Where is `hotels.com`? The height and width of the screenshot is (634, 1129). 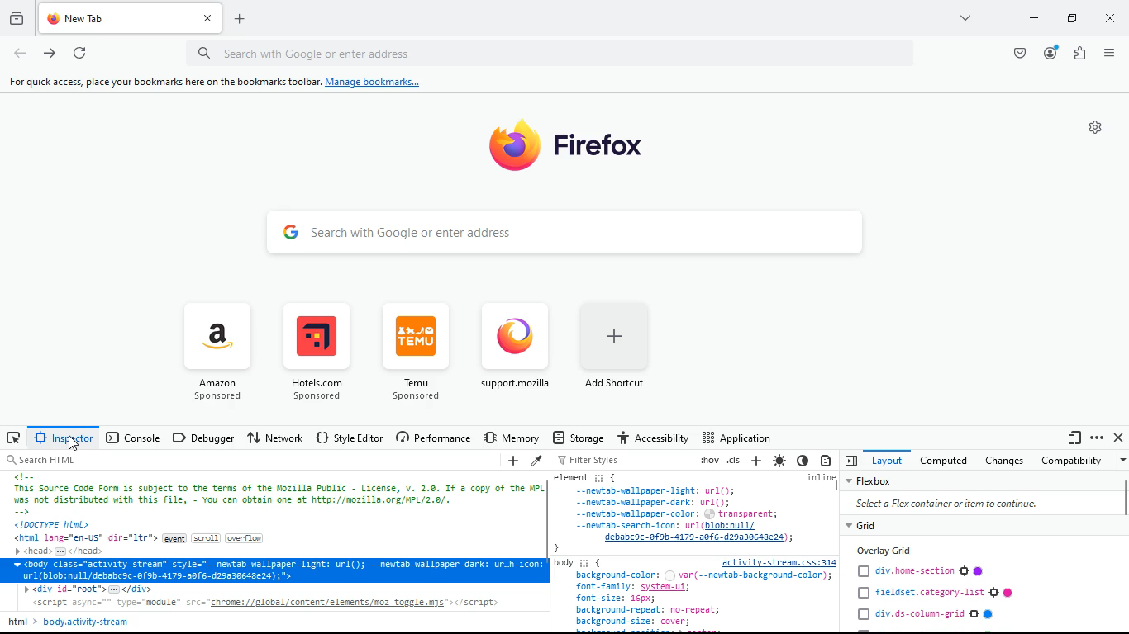
hotels.com is located at coordinates (325, 354).